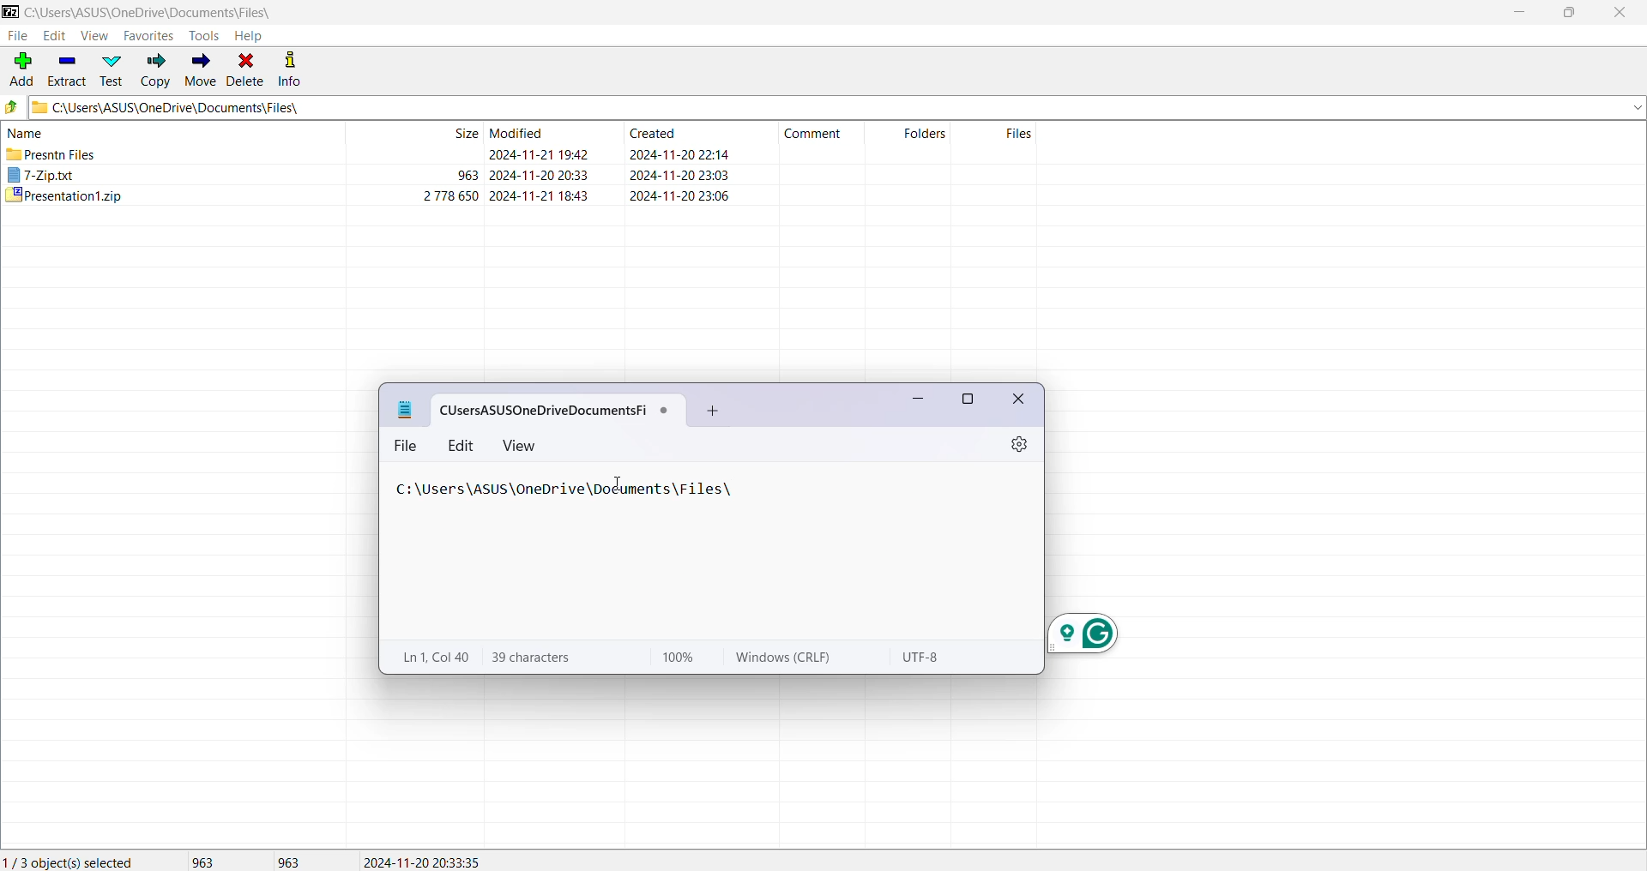 The width and height of the screenshot is (1647, 871). Describe the element at coordinates (1521, 13) in the screenshot. I see `Minimize` at that location.